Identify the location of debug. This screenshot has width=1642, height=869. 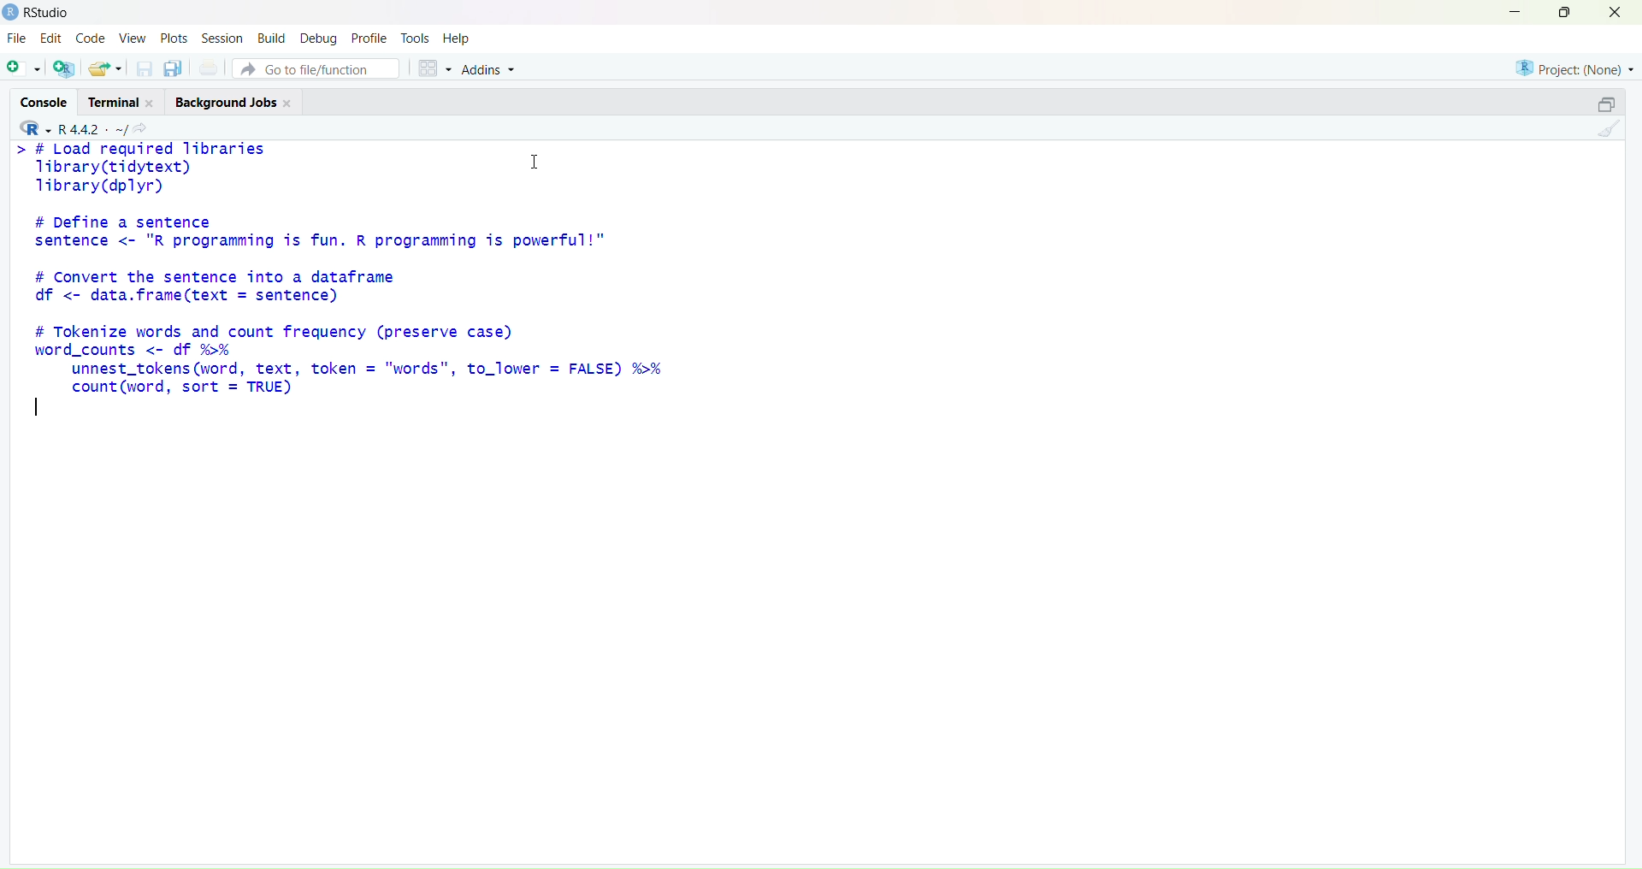
(320, 38).